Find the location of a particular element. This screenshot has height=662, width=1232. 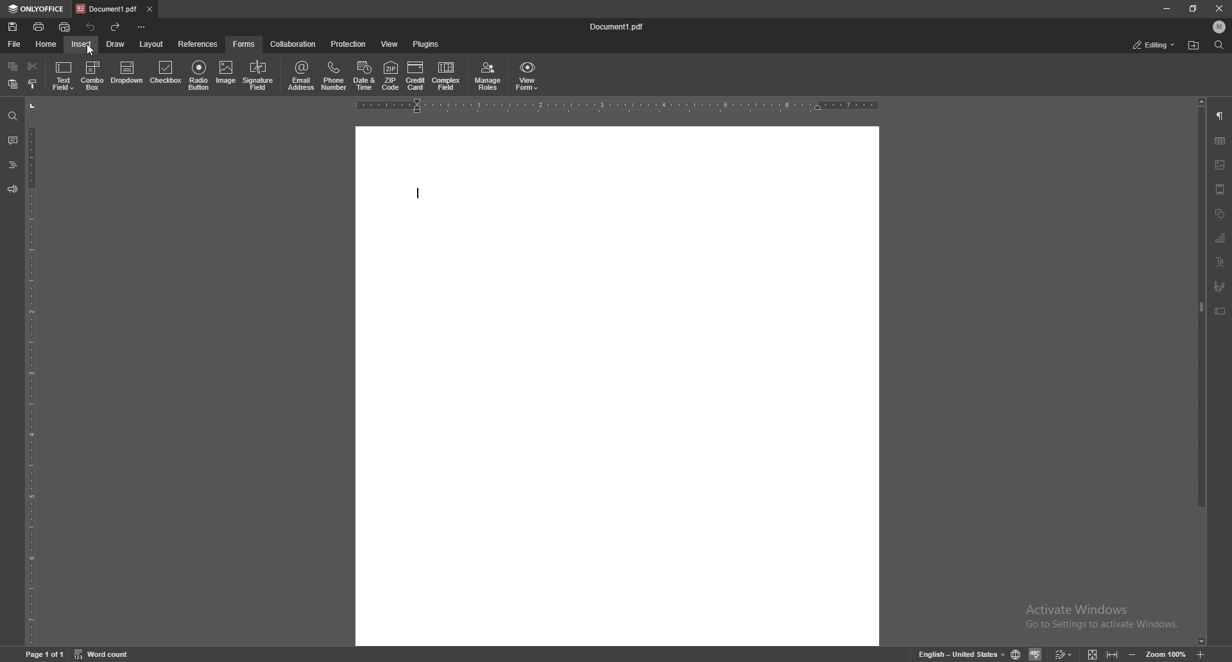

status is located at coordinates (1154, 44).